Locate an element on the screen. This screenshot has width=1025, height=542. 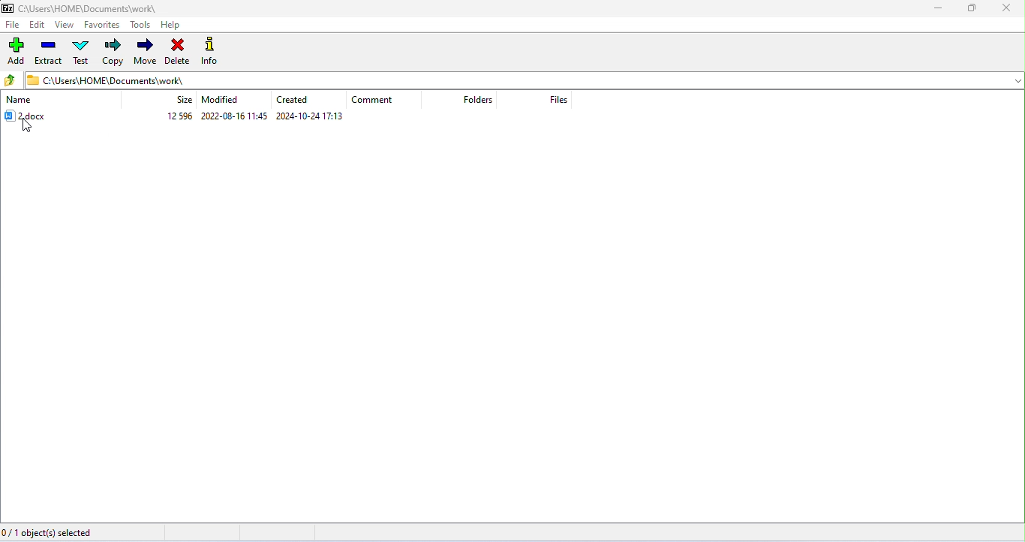
7z C:\Users\HOME\Documents\work\ is located at coordinates (80, 8).